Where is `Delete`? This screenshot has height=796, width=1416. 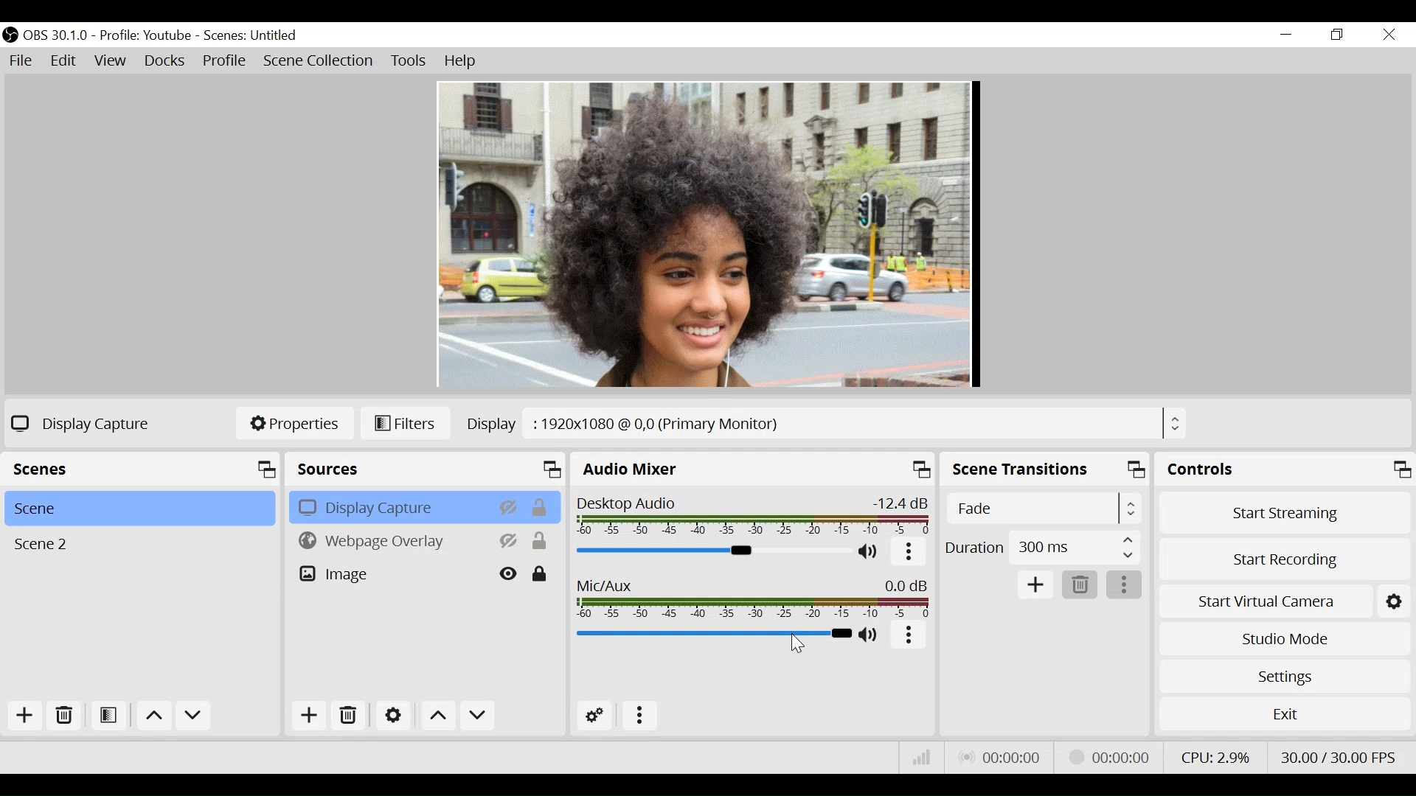
Delete is located at coordinates (350, 716).